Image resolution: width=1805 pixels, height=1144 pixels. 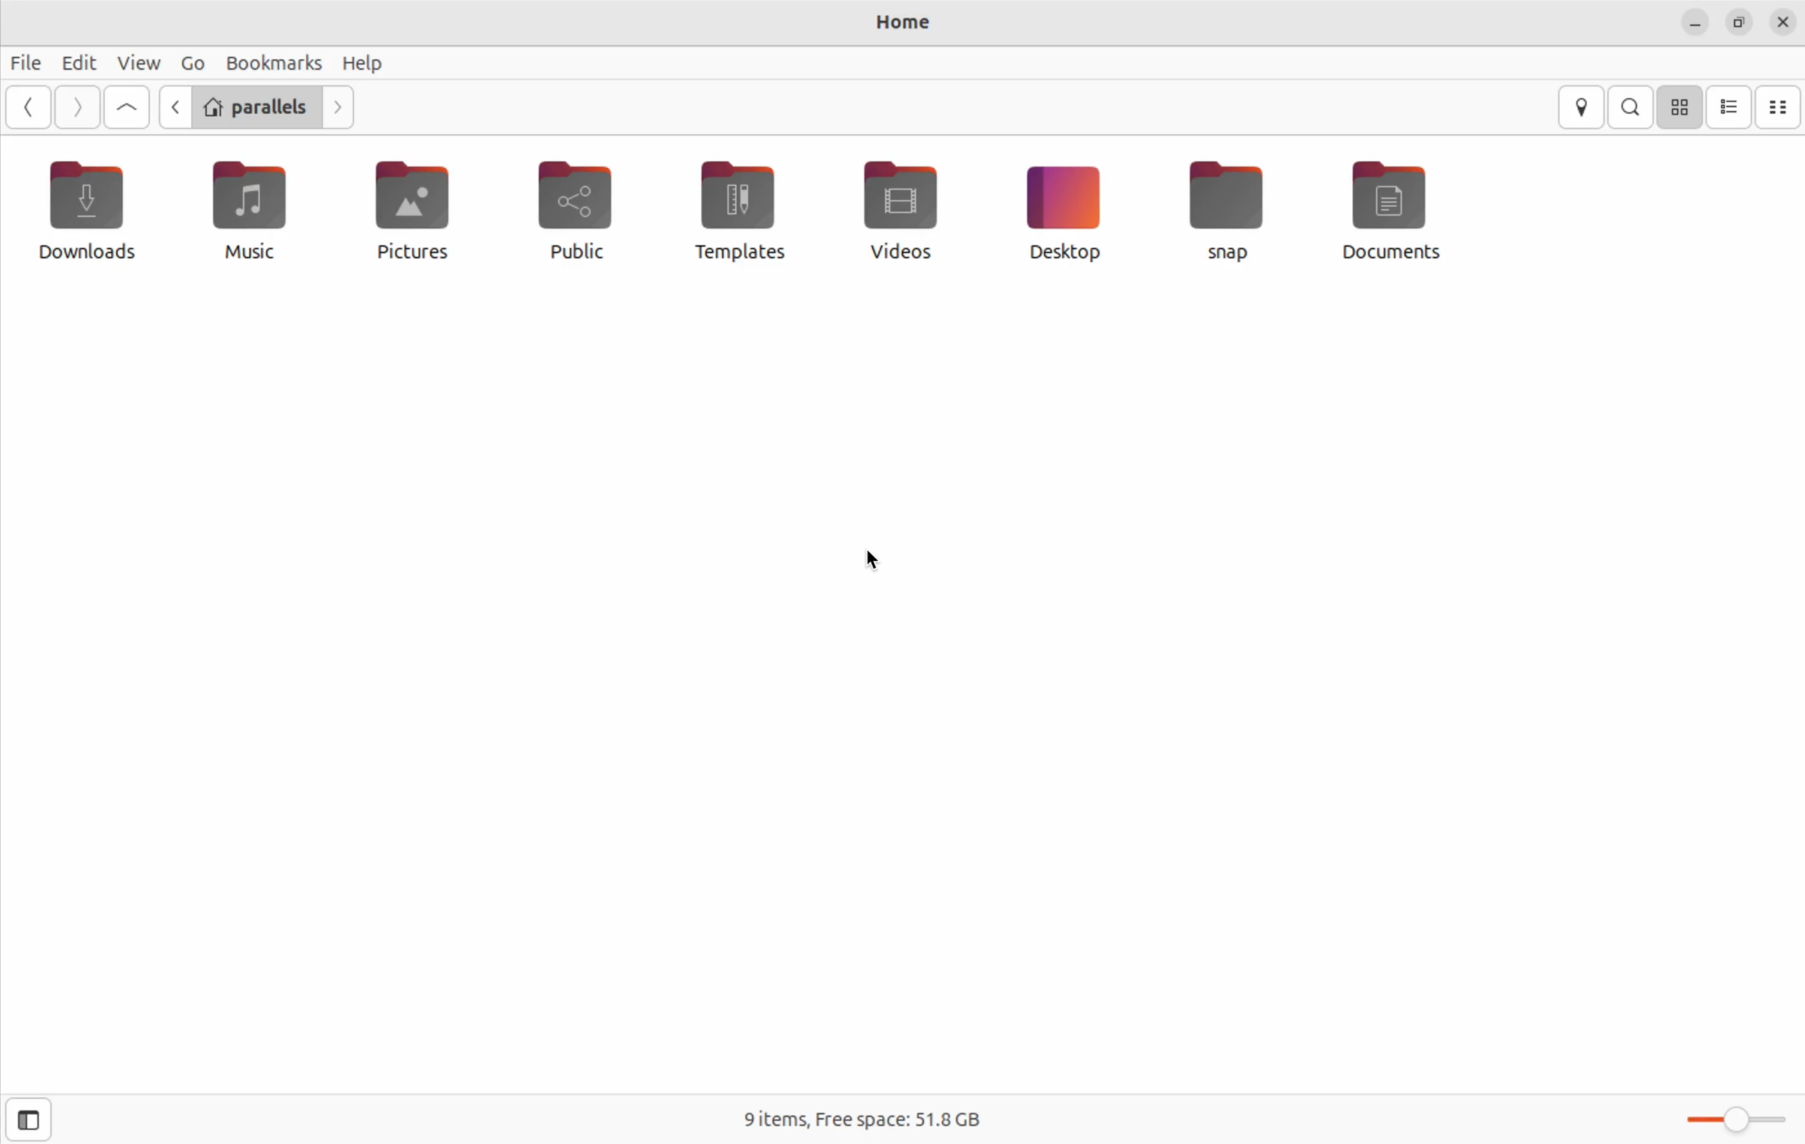 What do you see at coordinates (904, 23) in the screenshot?
I see `Home` at bounding box center [904, 23].